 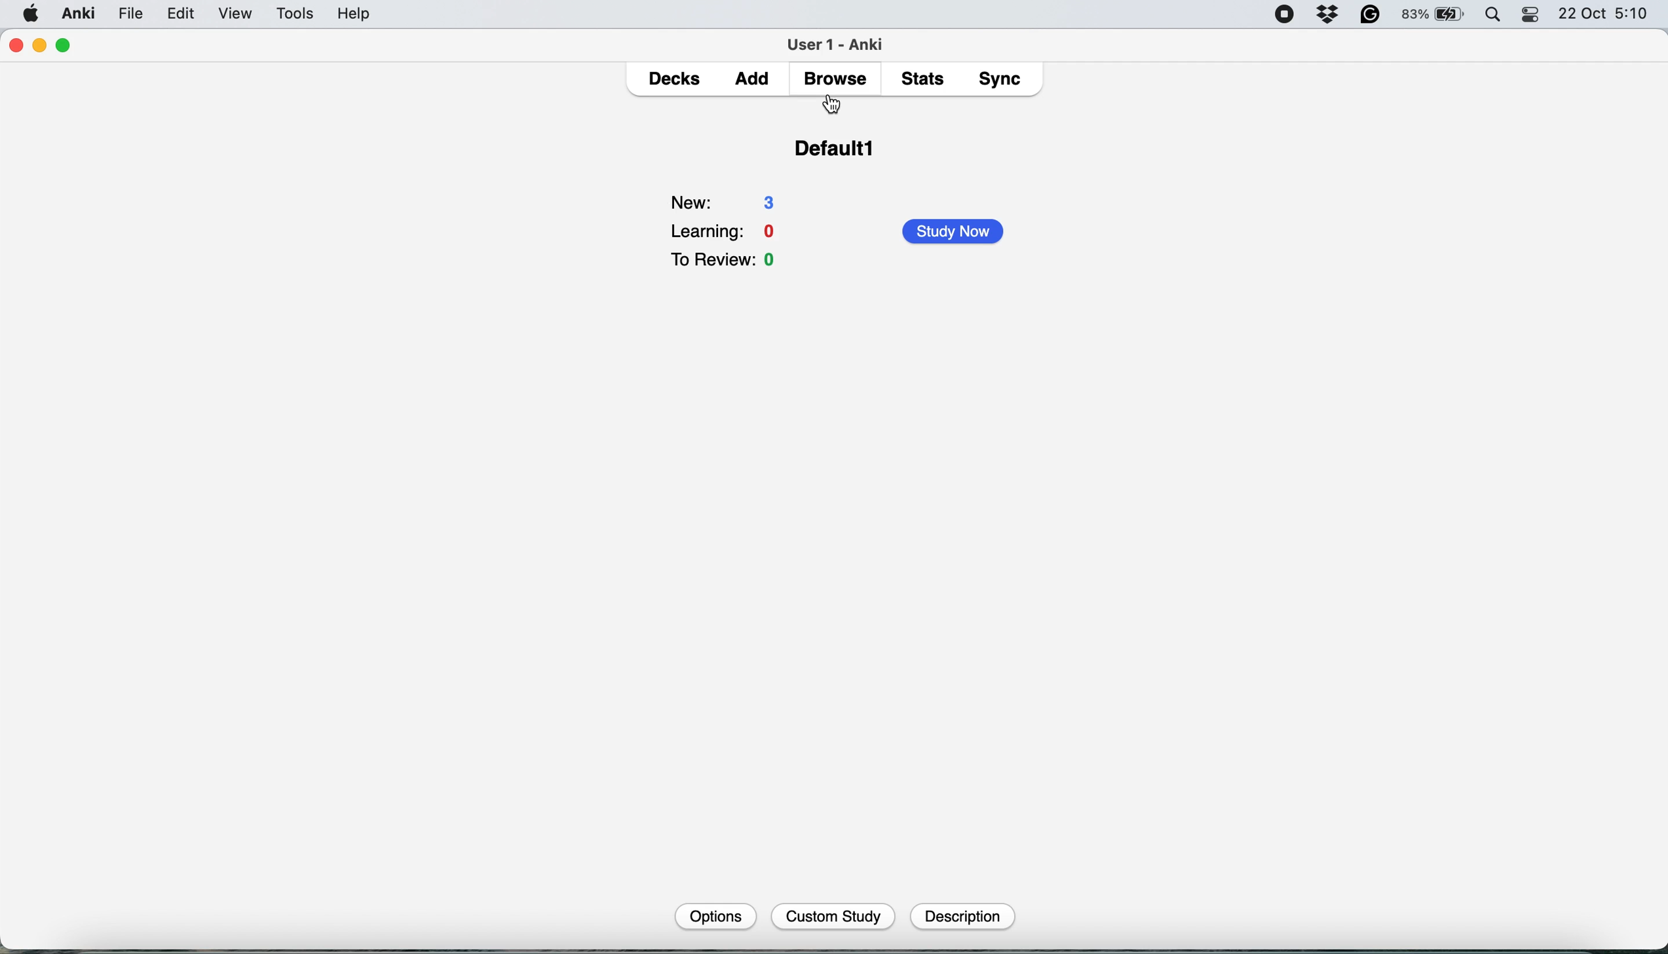 What do you see at coordinates (31, 12) in the screenshot?
I see `system logo` at bounding box center [31, 12].